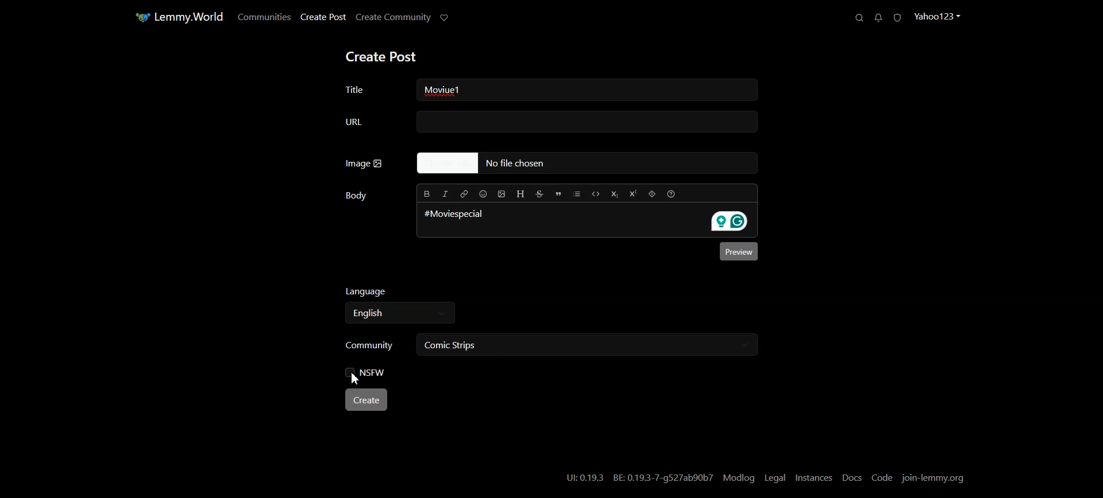 The image size is (1103, 498). Describe the element at coordinates (366, 373) in the screenshot. I see `NSFW` at that location.